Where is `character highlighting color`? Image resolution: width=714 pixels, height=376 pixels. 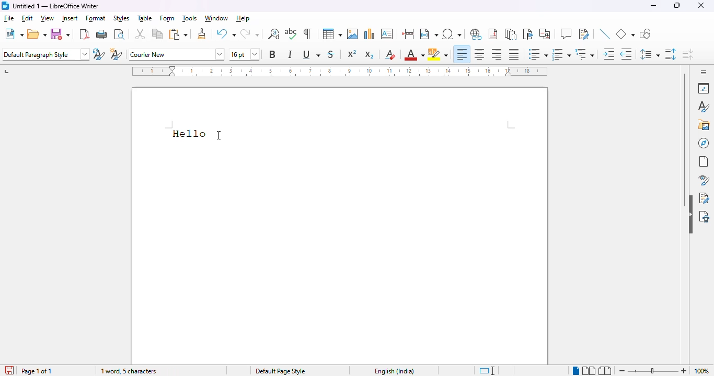 character highlighting color is located at coordinates (438, 54).